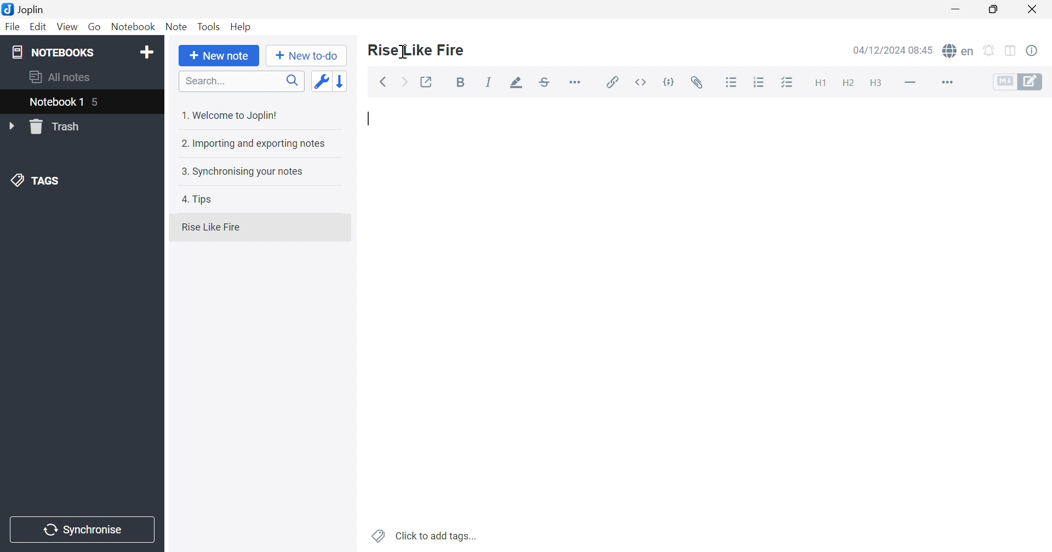 This screenshot has width=1052, height=552. Describe the element at coordinates (759, 82) in the screenshot. I see `Numbered list` at that location.